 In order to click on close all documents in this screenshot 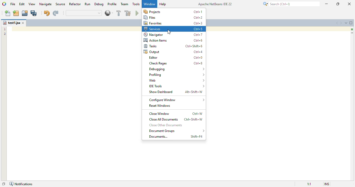, I will do `click(163, 119)`.